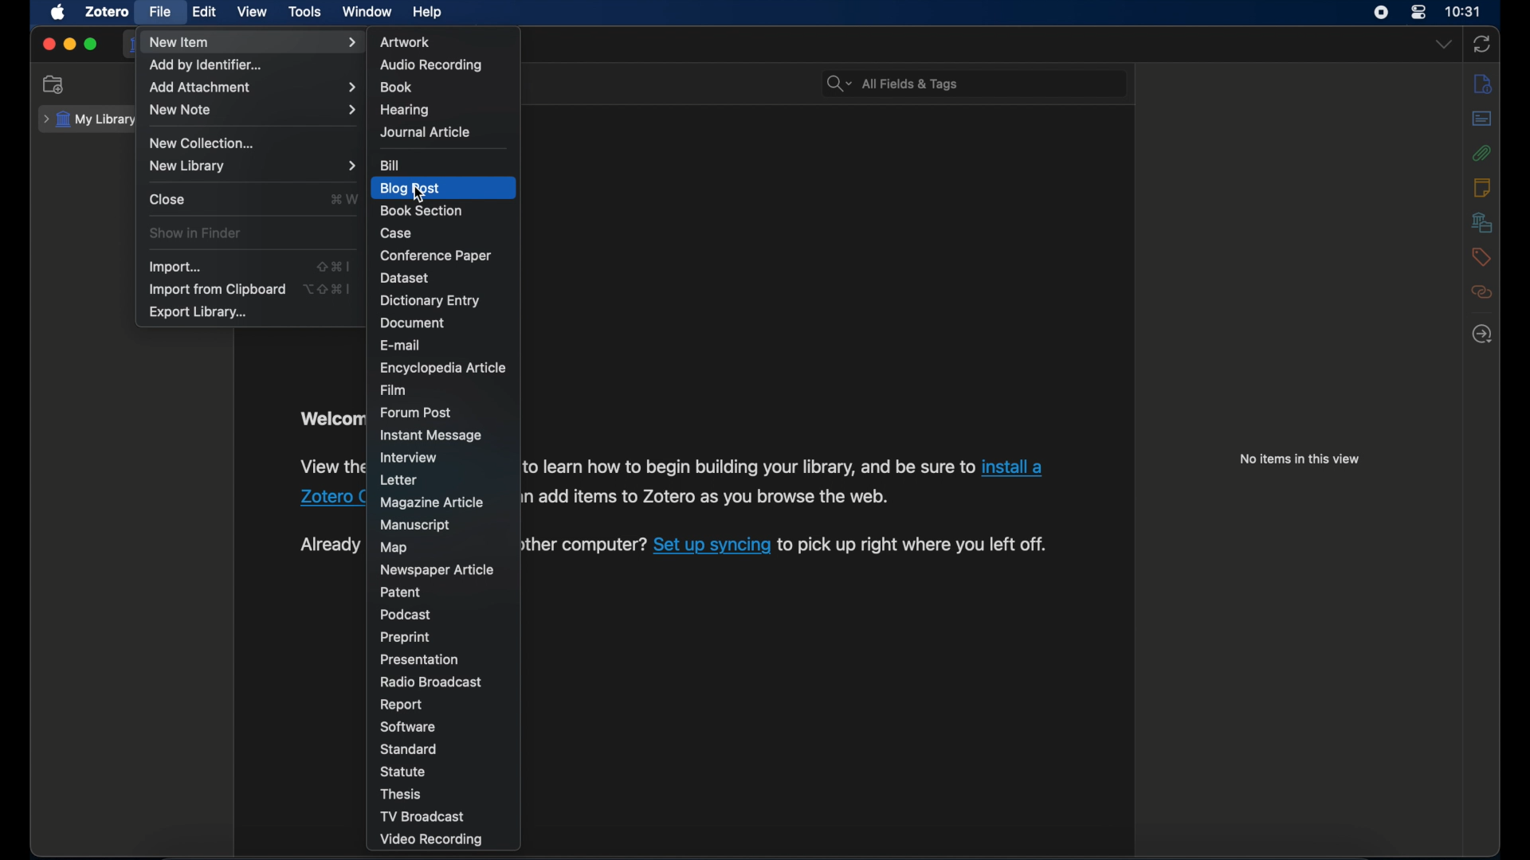  Describe the element at coordinates (712, 498) in the screenshot. I see `` at that location.